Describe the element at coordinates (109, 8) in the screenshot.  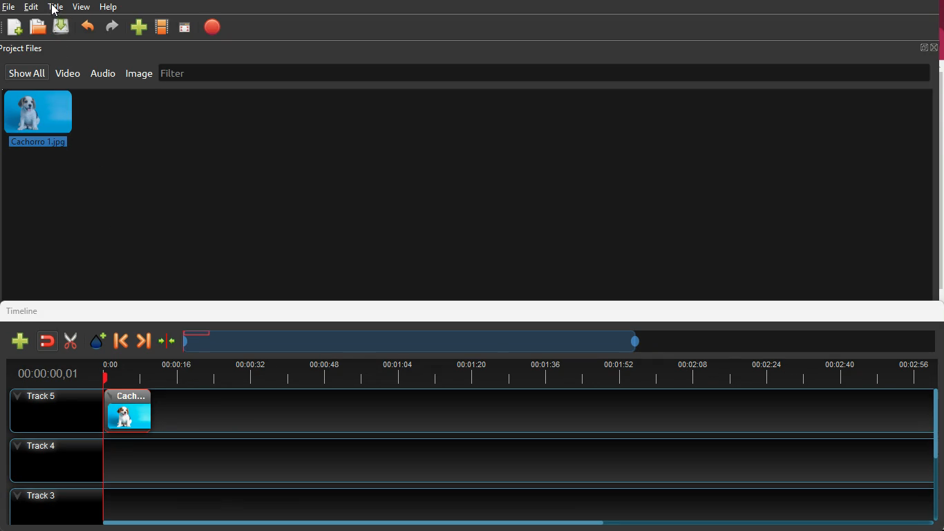
I see `help` at that location.